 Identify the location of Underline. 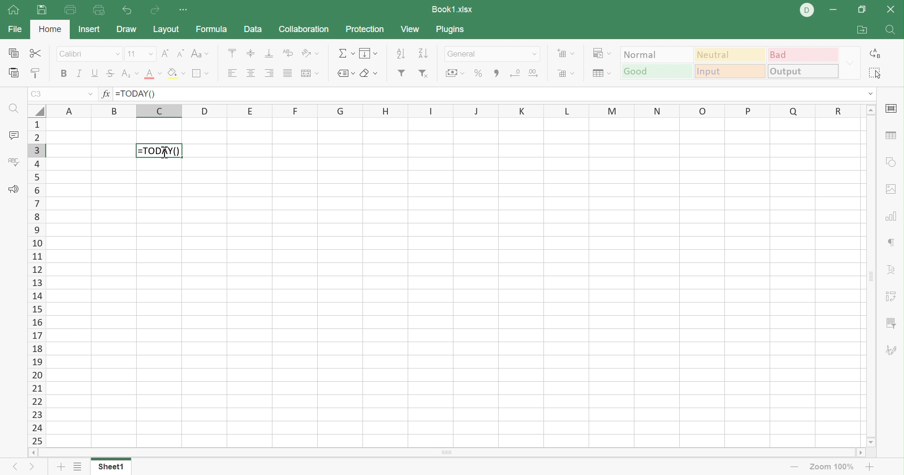
(96, 73).